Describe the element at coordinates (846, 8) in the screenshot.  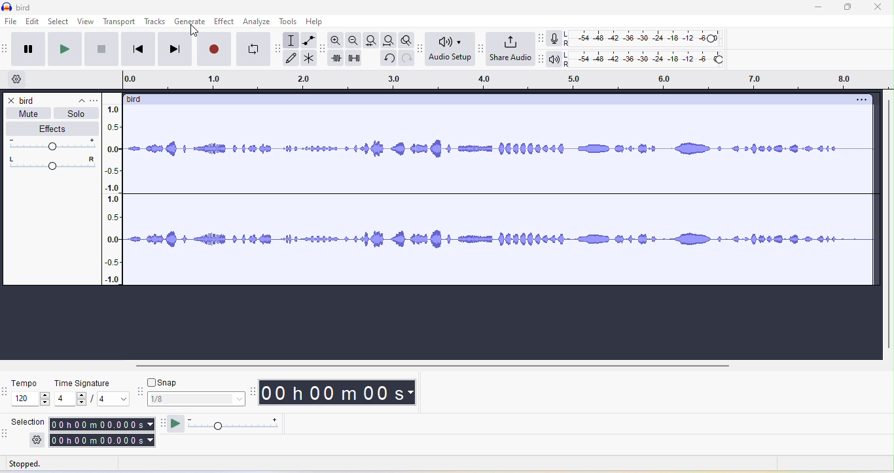
I see `maximize` at that location.